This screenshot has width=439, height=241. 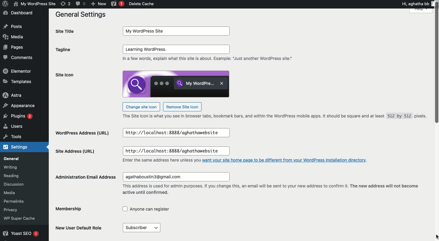 What do you see at coordinates (175, 50) in the screenshot?
I see `Learning WordPress.` at bounding box center [175, 50].